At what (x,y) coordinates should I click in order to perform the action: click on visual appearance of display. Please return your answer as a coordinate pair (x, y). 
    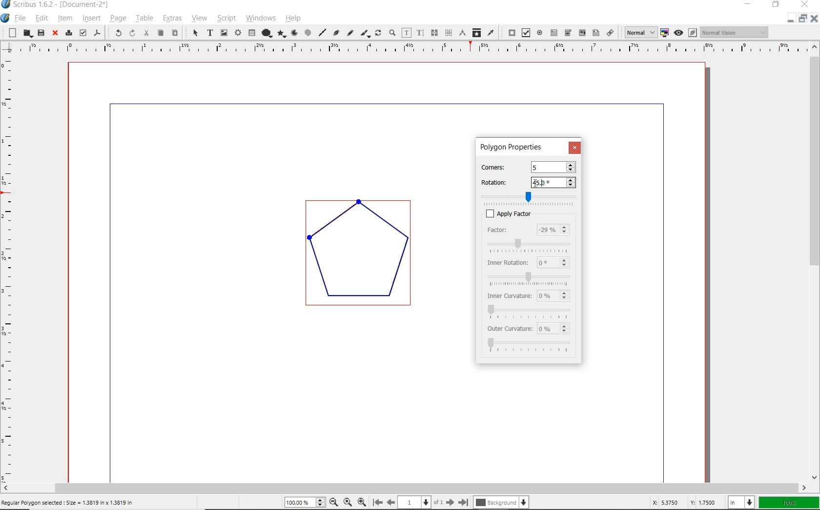
    Looking at the image, I should click on (735, 32).